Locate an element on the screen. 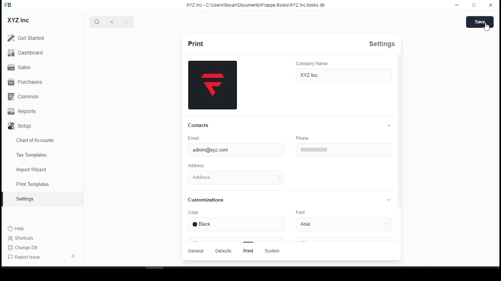 The width and height of the screenshot is (501, 281). arial is located at coordinates (312, 224).